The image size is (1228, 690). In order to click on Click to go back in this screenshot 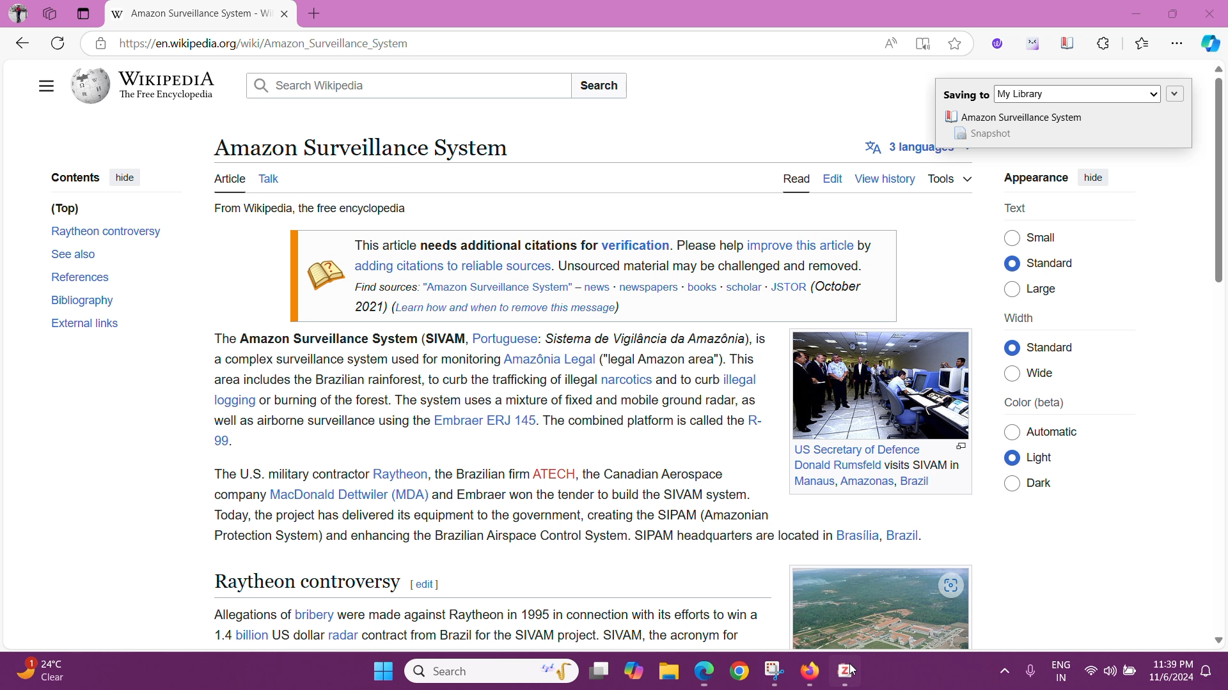, I will do `click(21, 42)`.